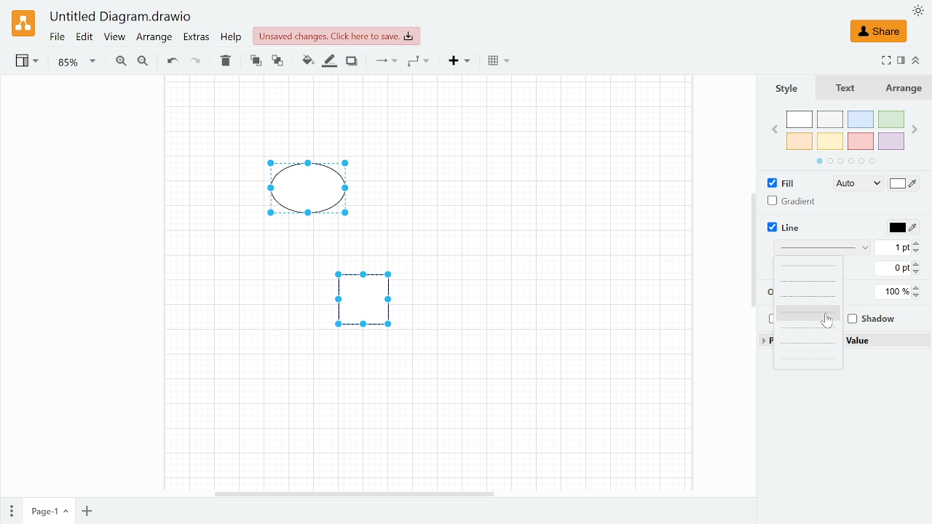 The image size is (932, 524). I want to click on Decrease linewidth, so click(918, 252).